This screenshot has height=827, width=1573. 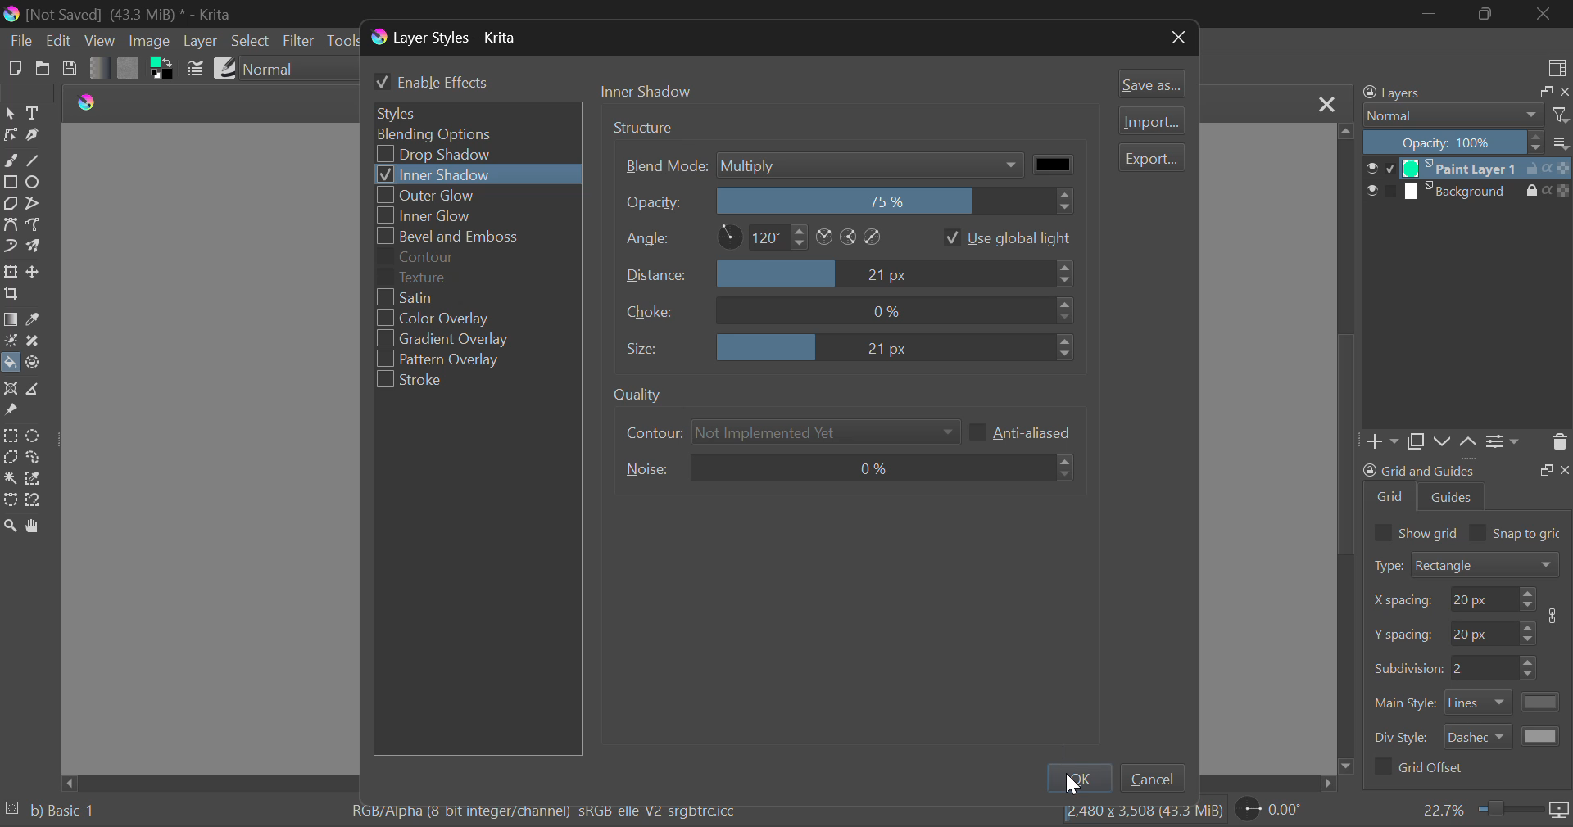 What do you see at coordinates (471, 218) in the screenshot?
I see `Inner Glow` at bounding box center [471, 218].